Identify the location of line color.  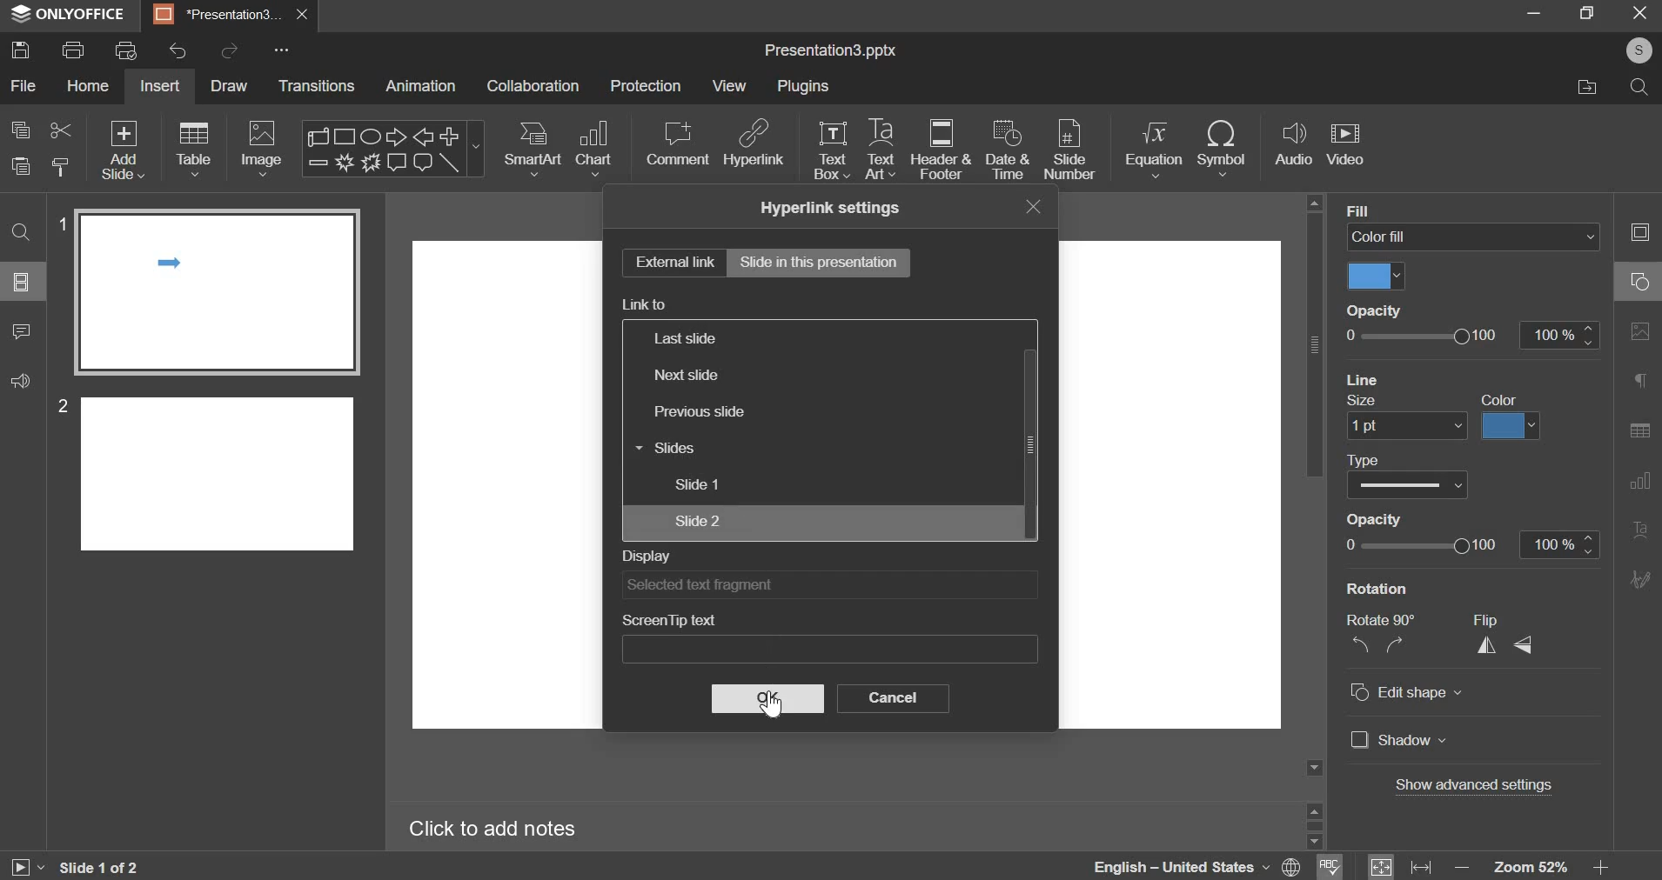
(1511, 427).